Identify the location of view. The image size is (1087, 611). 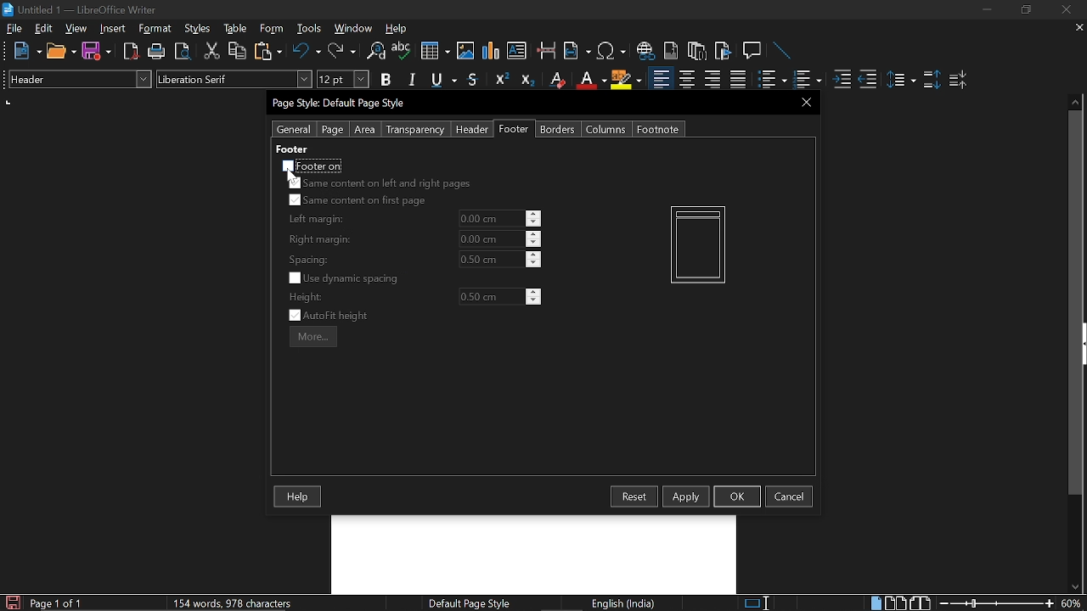
(76, 28).